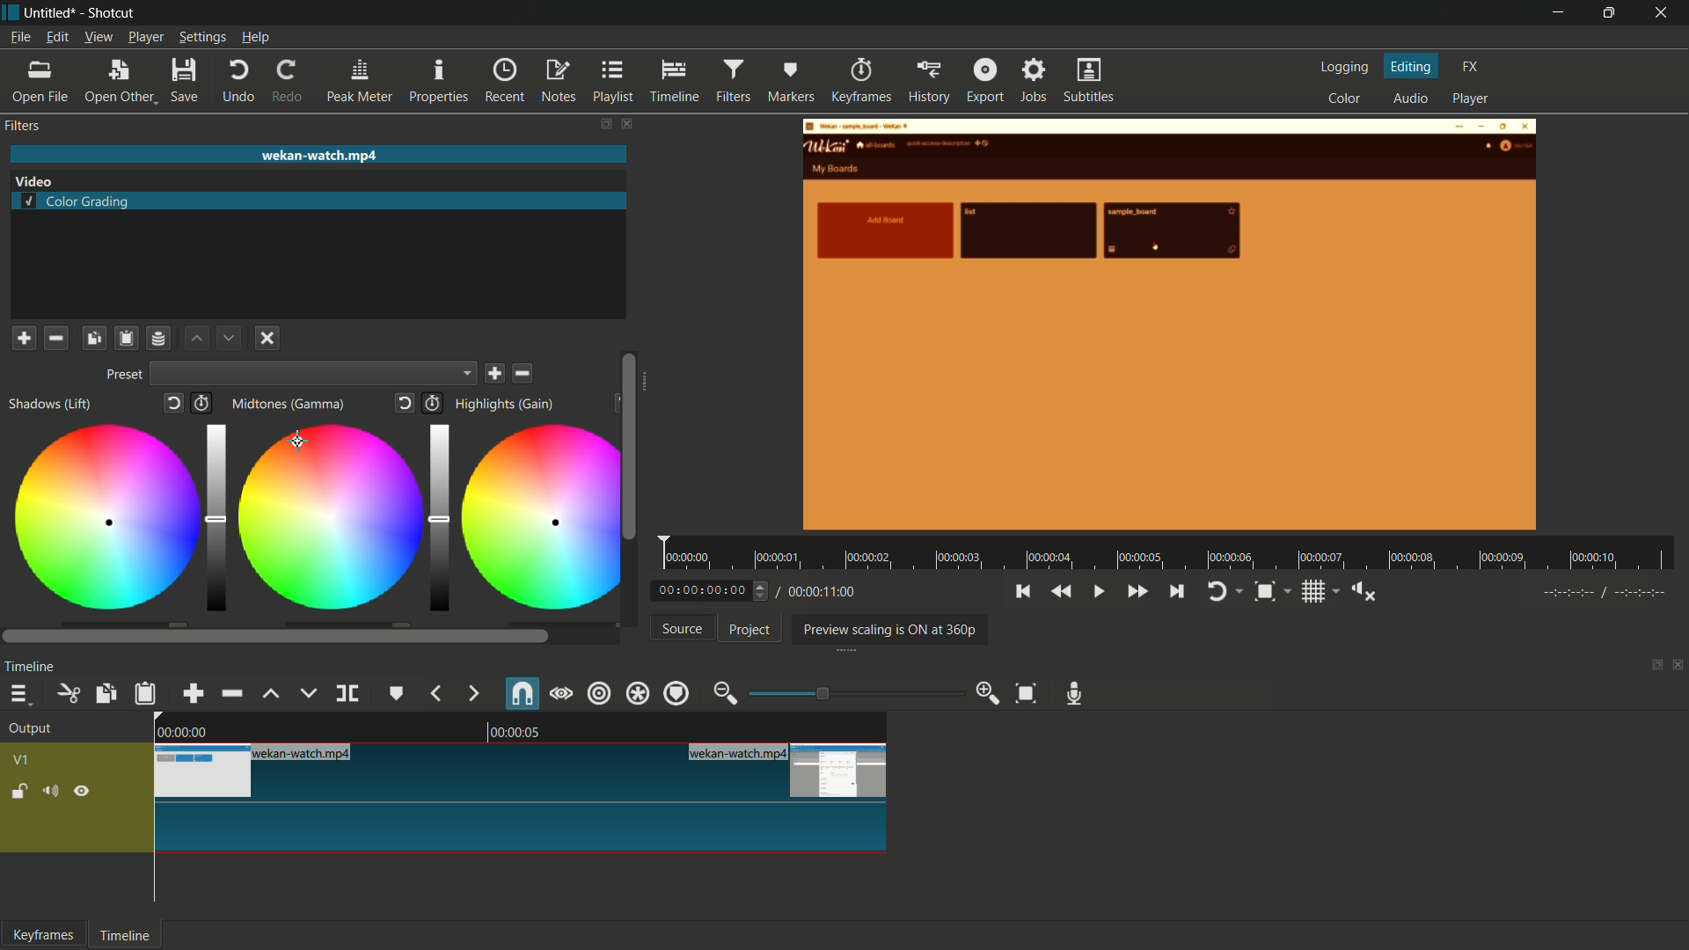 This screenshot has width=1689, height=950. Describe the element at coordinates (34, 82) in the screenshot. I see `open file` at that location.